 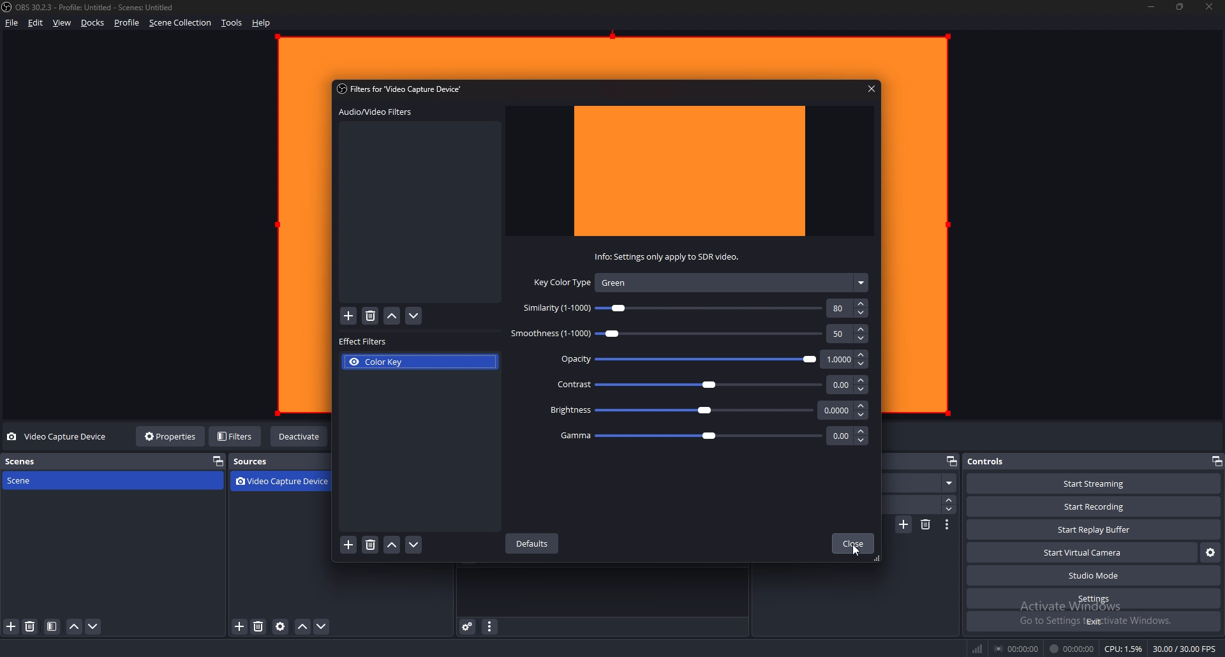 I want to click on audio mixer properties, so click(x=489, y=626).